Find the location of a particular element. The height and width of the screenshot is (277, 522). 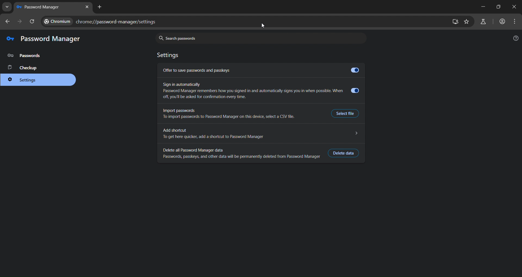

menu is located at coordinates (516, 21).